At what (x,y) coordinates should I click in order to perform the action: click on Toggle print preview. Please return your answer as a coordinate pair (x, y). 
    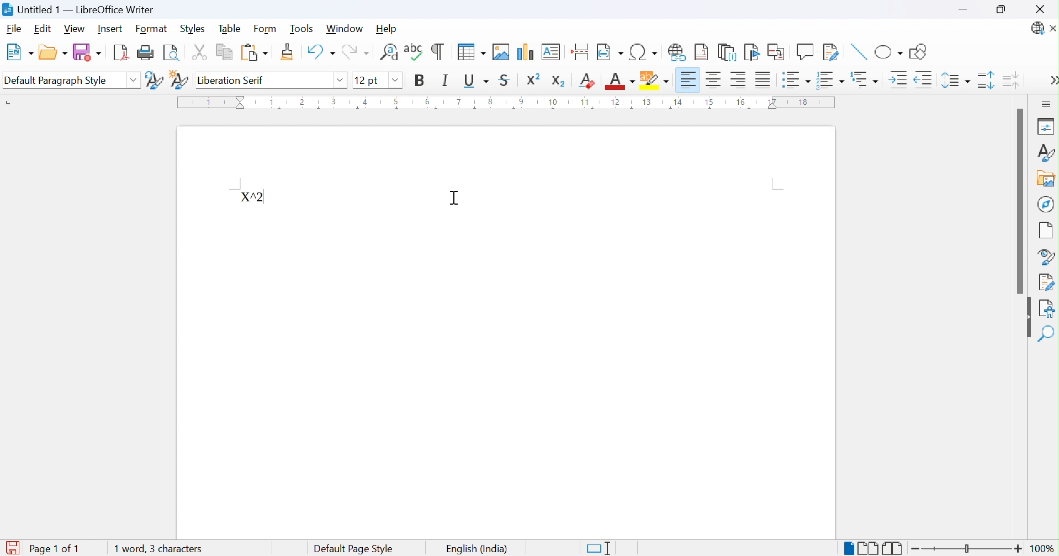
    Looking at the image, I should click on (171, 54).